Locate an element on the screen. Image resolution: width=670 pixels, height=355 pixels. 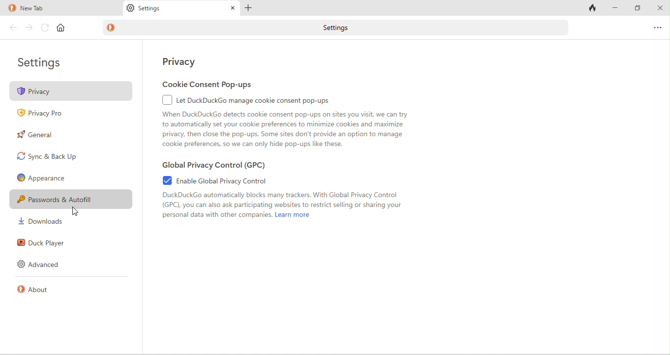
personal data with other companies is located at coordinates (213, 217).